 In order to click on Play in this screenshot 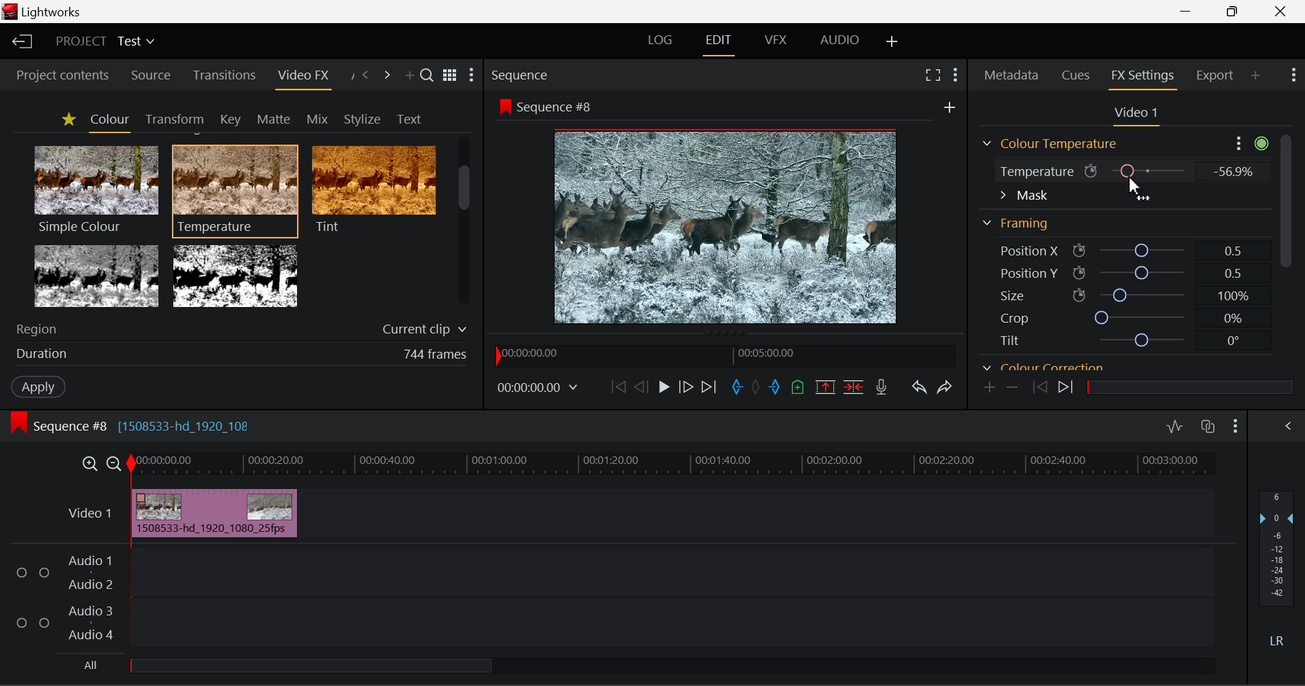, I will do `click(664, 389)`.